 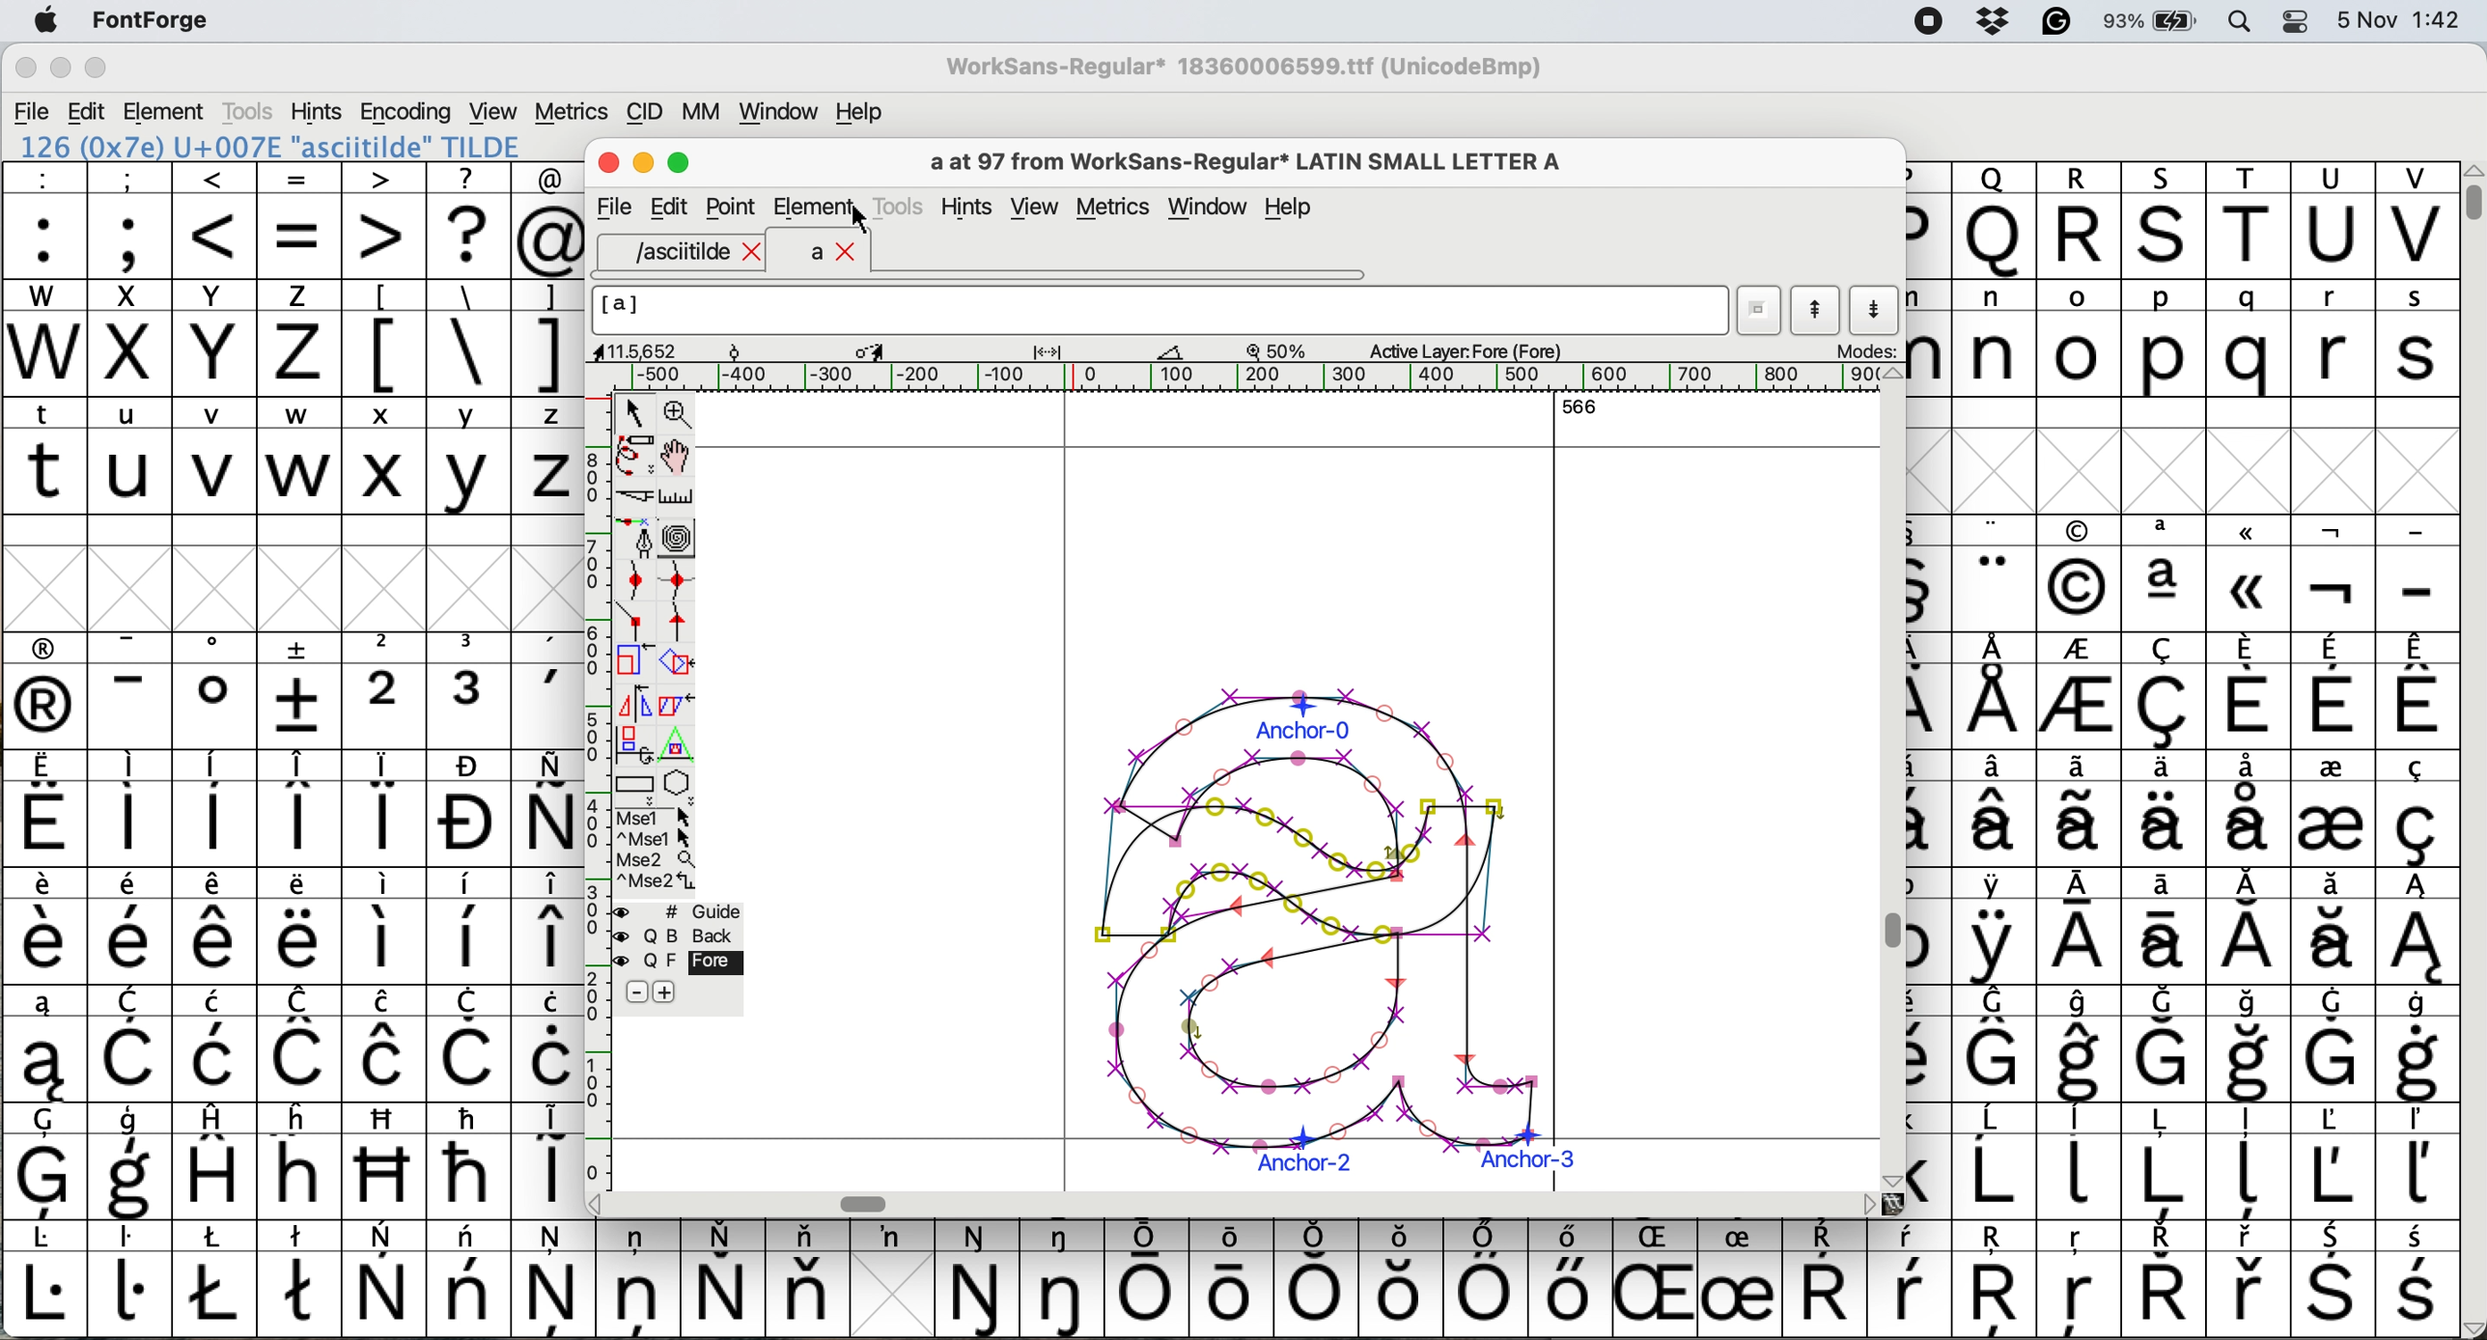 I want to click on close, so click(x=25, y=70).